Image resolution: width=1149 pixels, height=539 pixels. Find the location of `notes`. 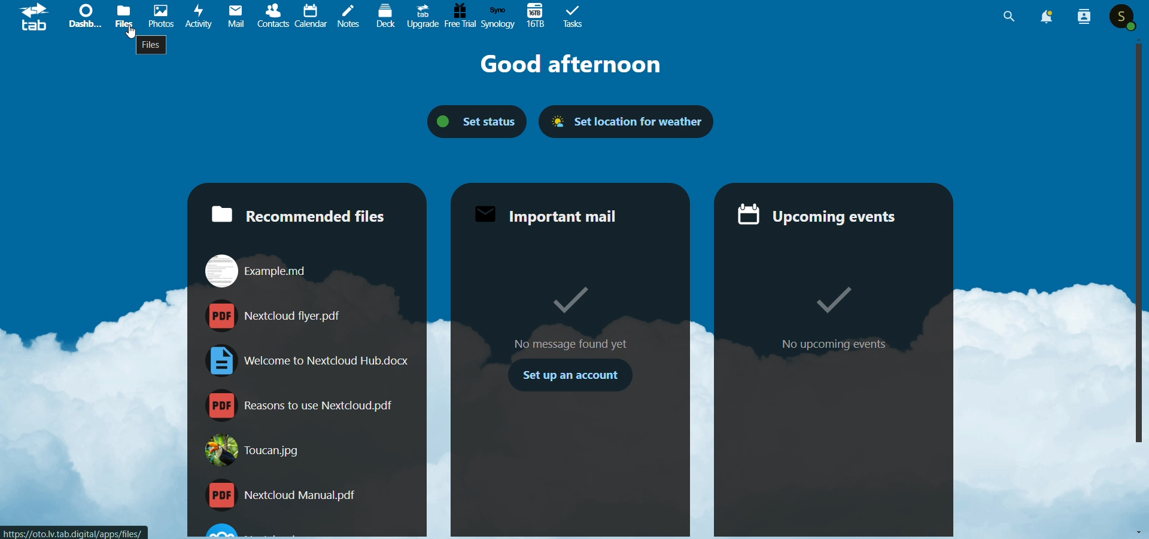

notes is located at coordinates (348, 18).